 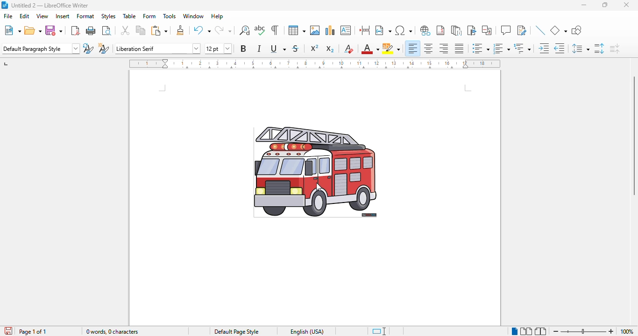 I want to click on set paragraph style, so click(x=41, y=49).